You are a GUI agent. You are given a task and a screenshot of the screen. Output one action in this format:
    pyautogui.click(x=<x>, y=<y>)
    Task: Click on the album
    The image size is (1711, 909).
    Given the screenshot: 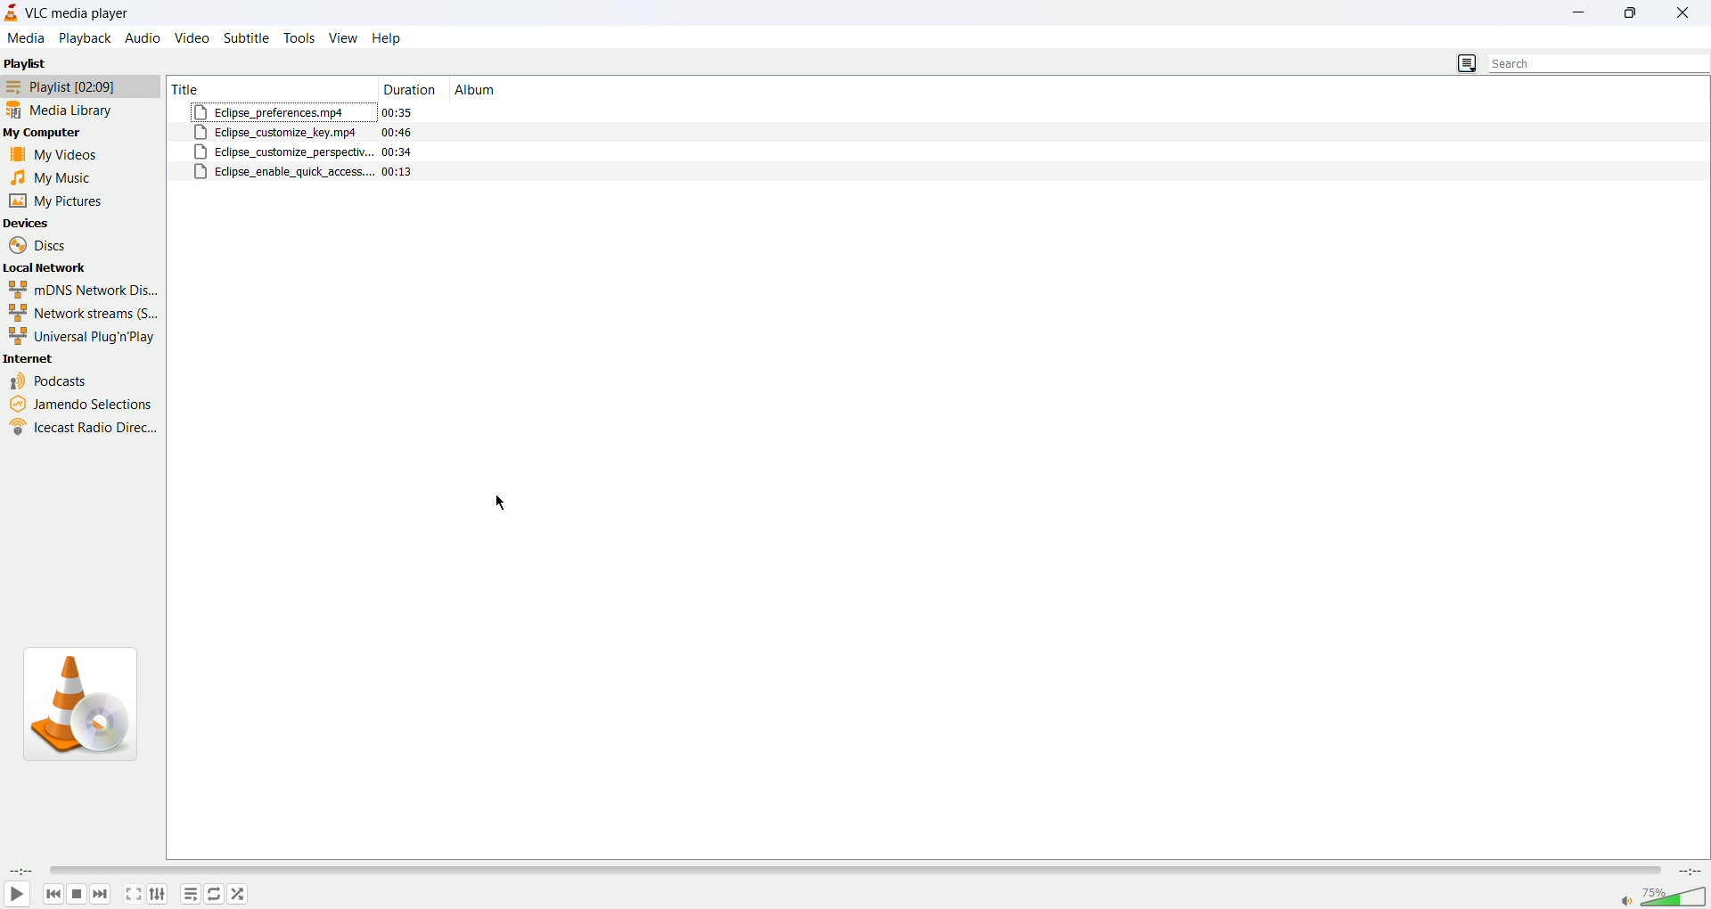 What is the action you would take?
    pyautogui.click(x=482, y=87)
    